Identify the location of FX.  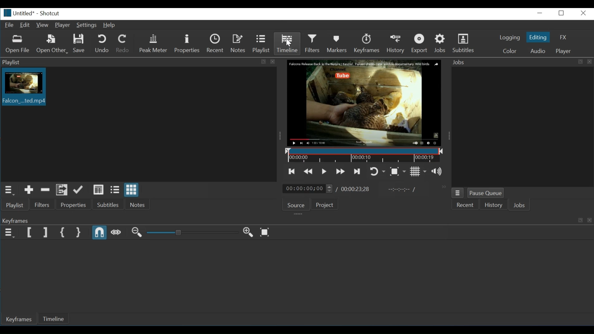
(563, 37).